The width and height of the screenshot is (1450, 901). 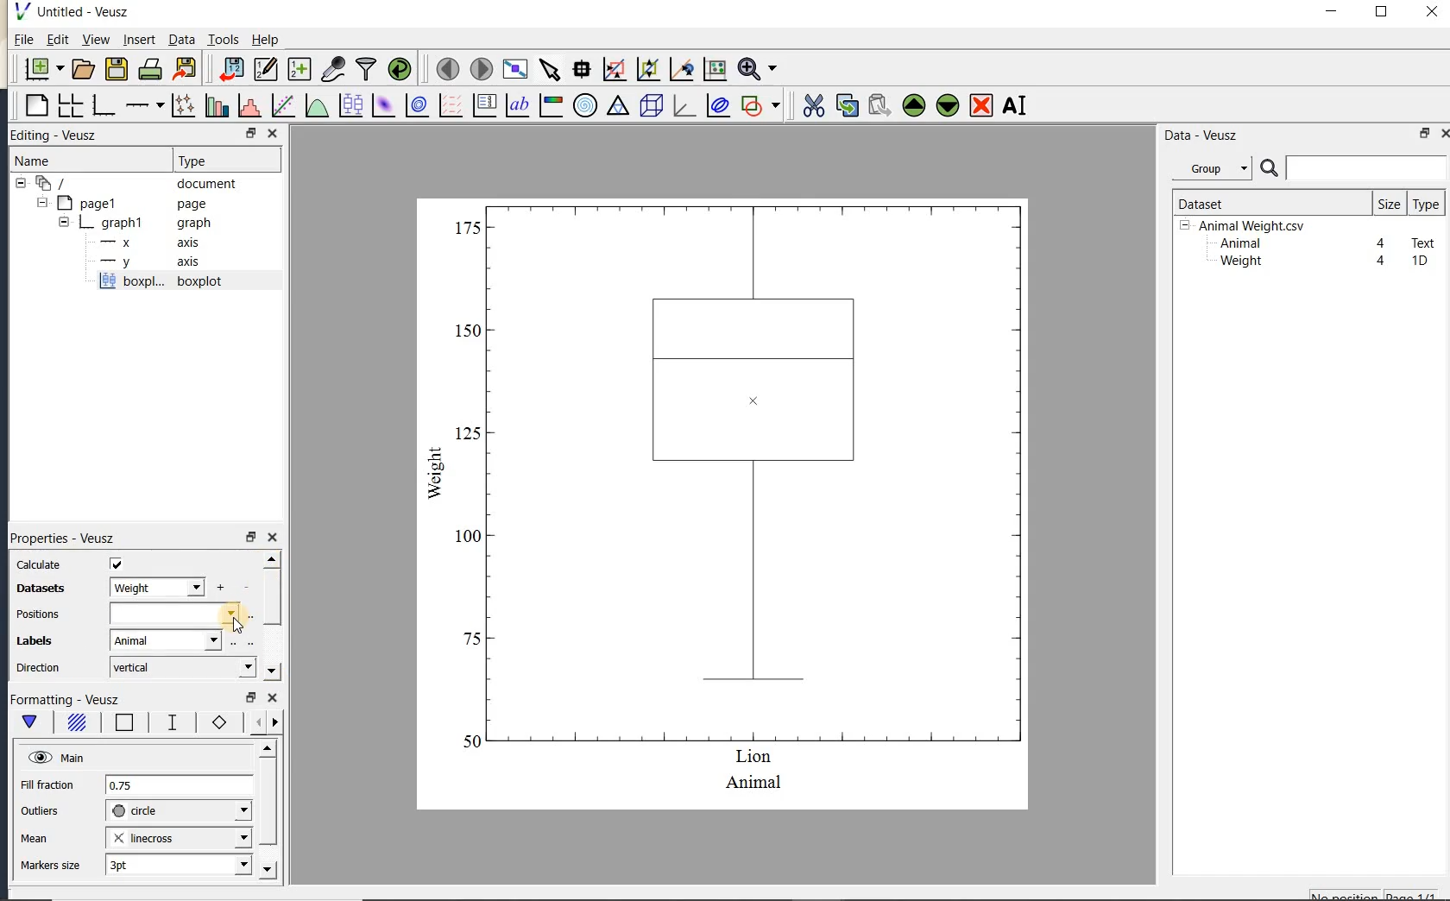 What do you see at coordinates (186, 67) in the screenshot?
I see `export to graphics format` at bounding box center [186, 67].